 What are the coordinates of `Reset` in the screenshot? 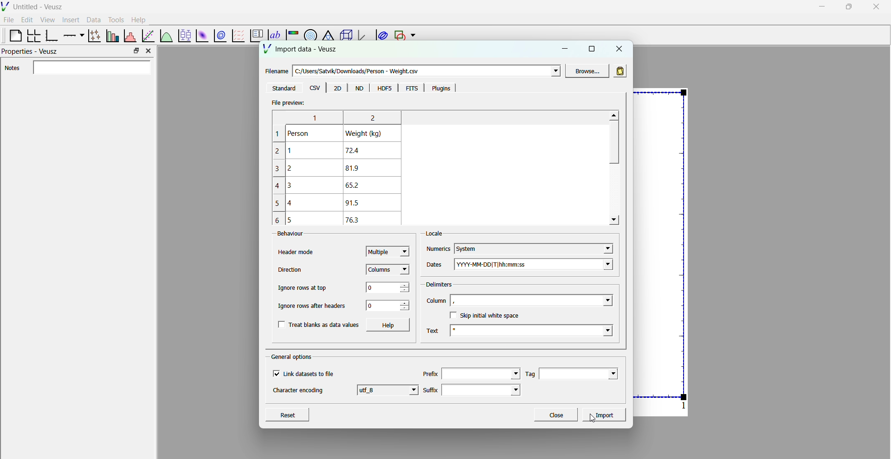 It's located at (297, 414).